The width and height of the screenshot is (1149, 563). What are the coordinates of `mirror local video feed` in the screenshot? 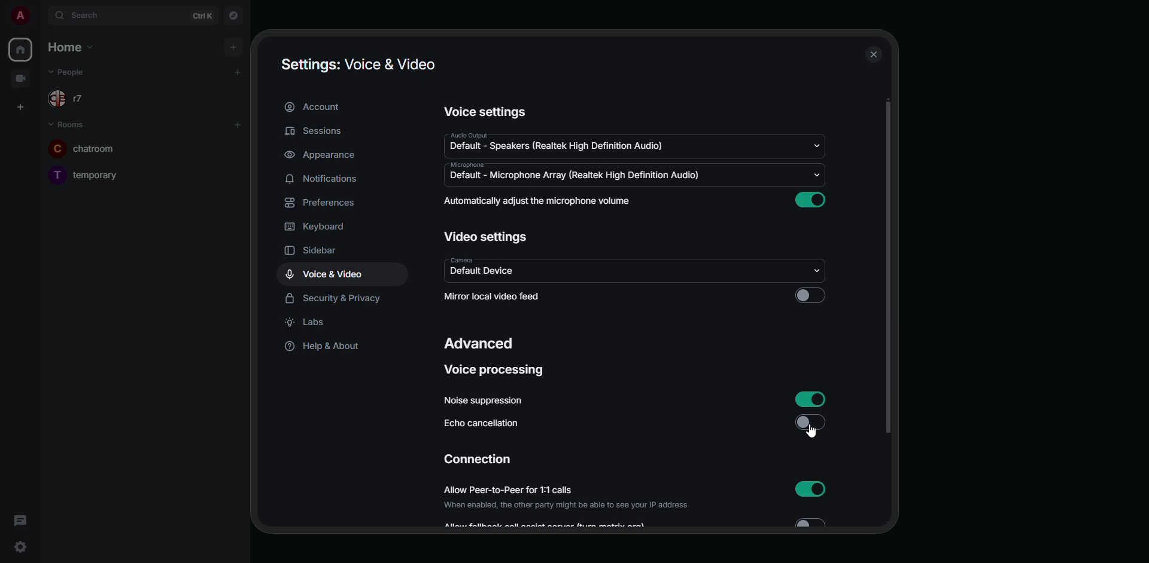 It's located at (496, 298).